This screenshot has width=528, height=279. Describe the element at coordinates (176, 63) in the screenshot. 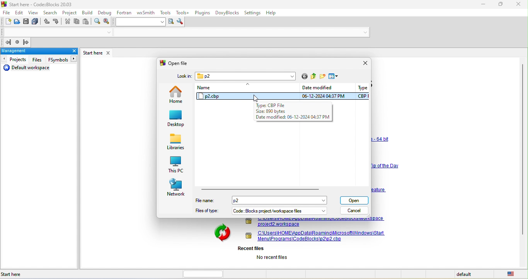

I see `open file` at that location.